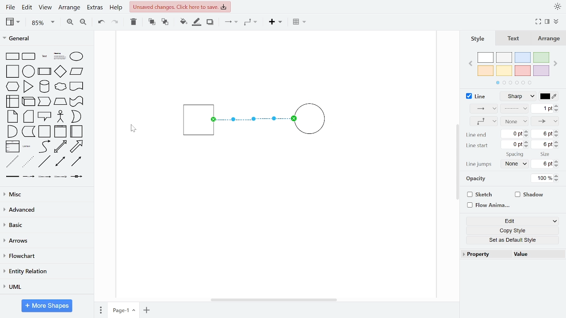 Image resolution: width=566 pixels, height=318 pixels. I want to click on text, so click(45, 57).